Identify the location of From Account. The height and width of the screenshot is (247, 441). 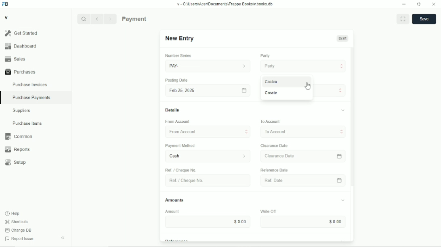
(205, 131).